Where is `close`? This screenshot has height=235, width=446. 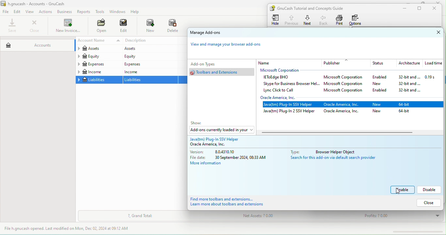
close is located at coordinates (427, 202).